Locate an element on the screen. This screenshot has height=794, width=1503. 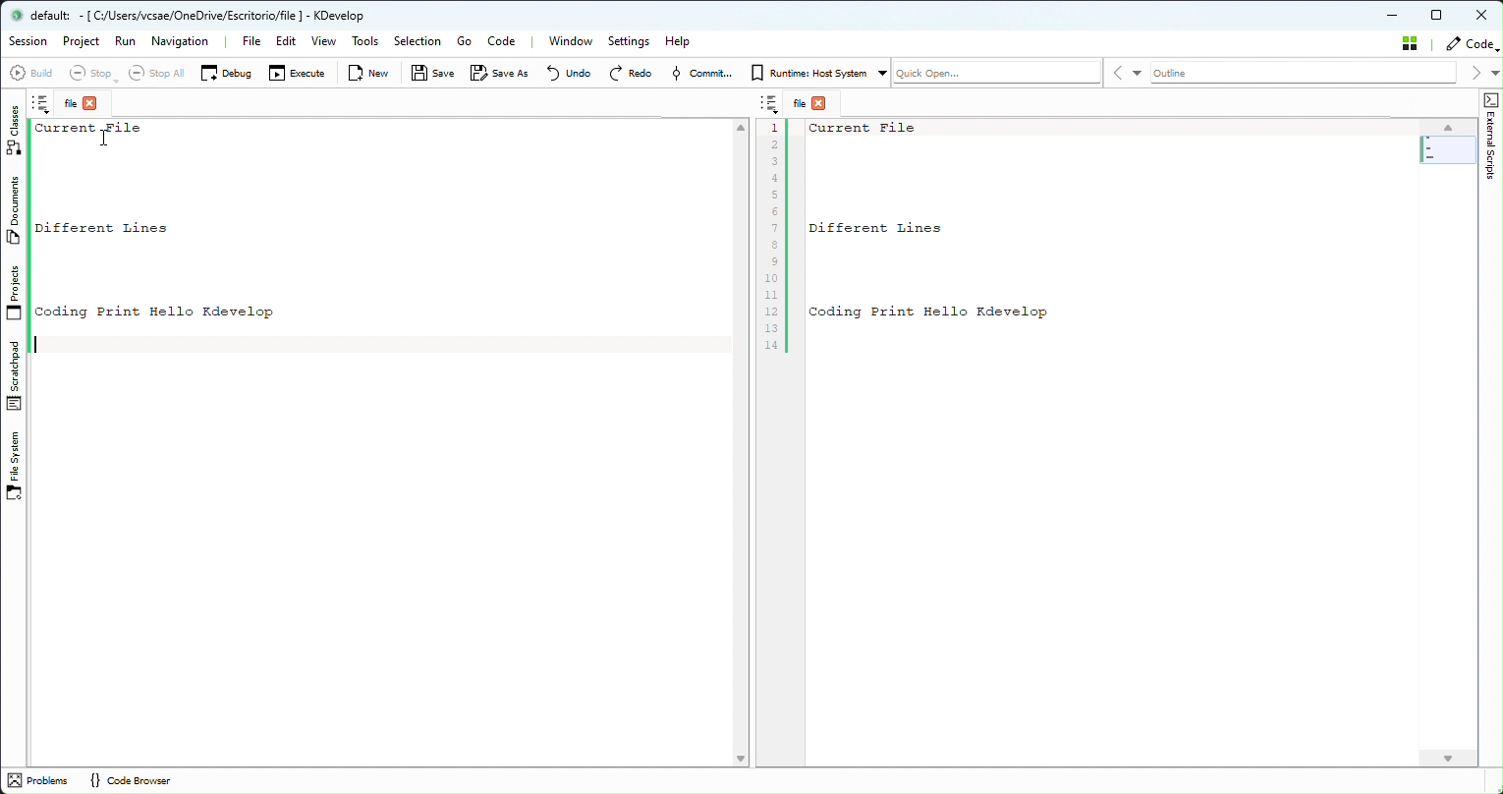
Classes is located at coordinates (15, 130).